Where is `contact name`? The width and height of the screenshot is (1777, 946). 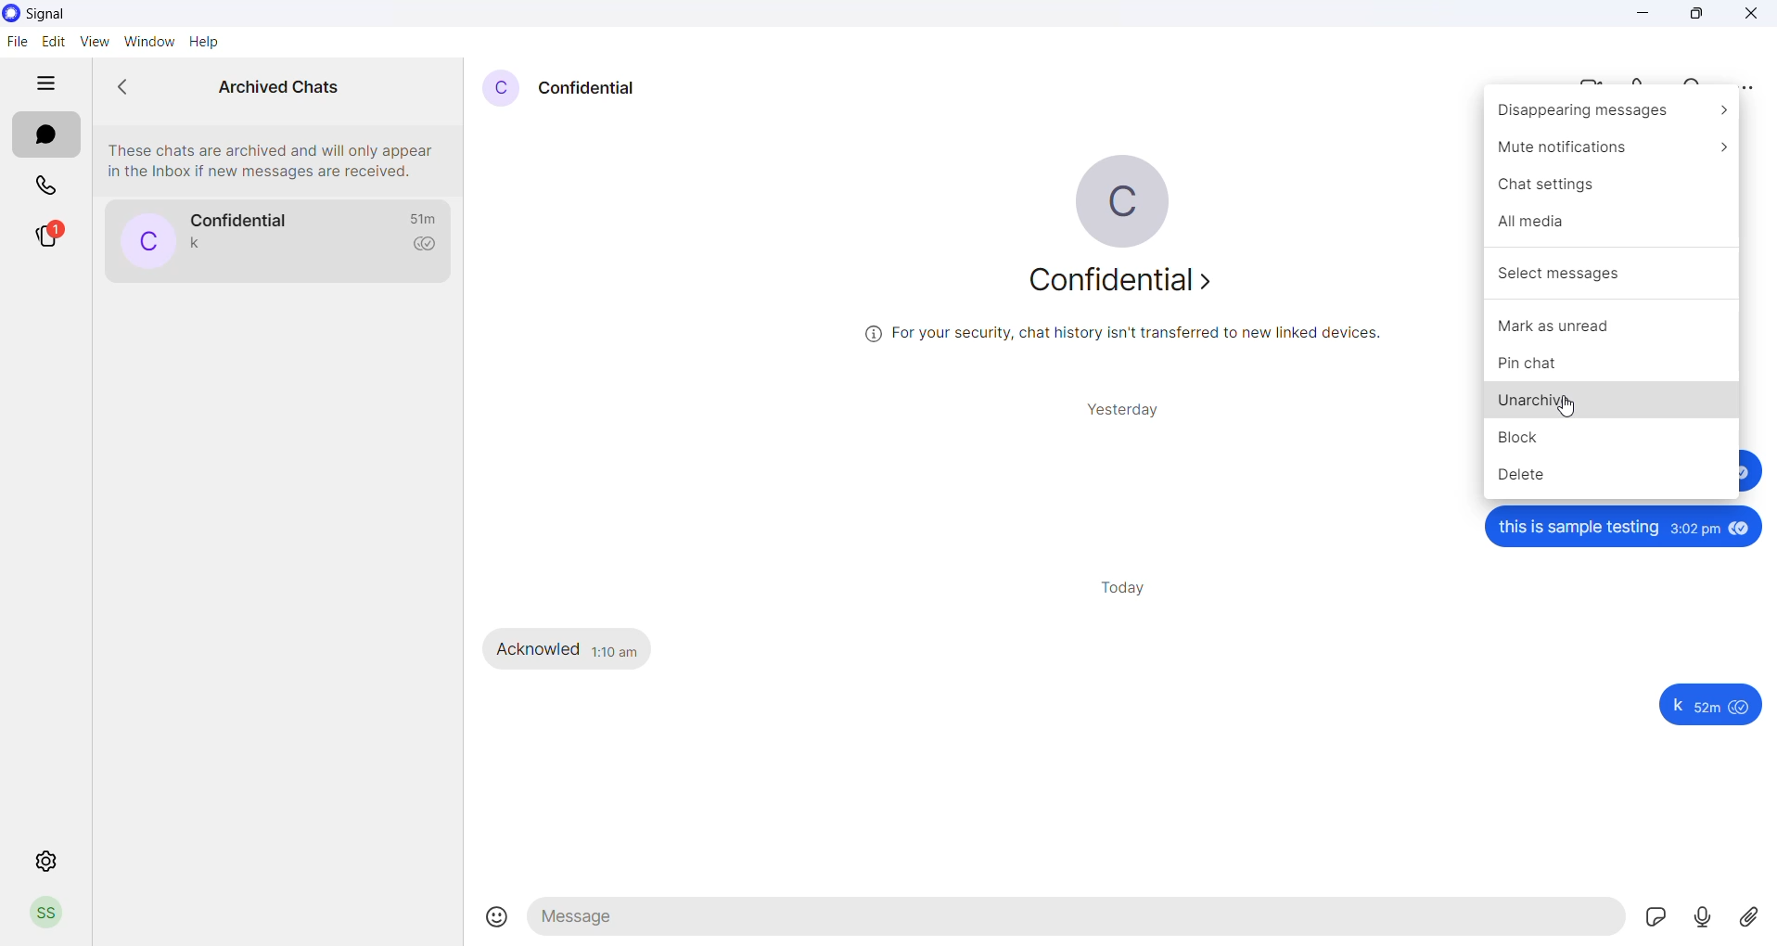
contact name is located at coordinates (237, 215).